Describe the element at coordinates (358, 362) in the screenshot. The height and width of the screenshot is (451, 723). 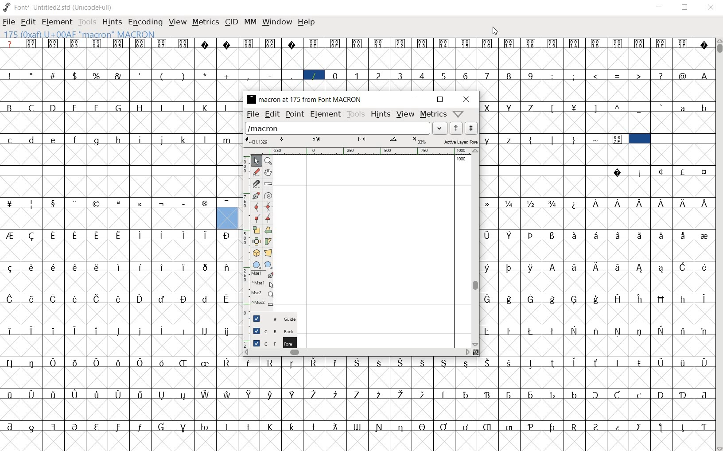
I see `Symbol` at that location.